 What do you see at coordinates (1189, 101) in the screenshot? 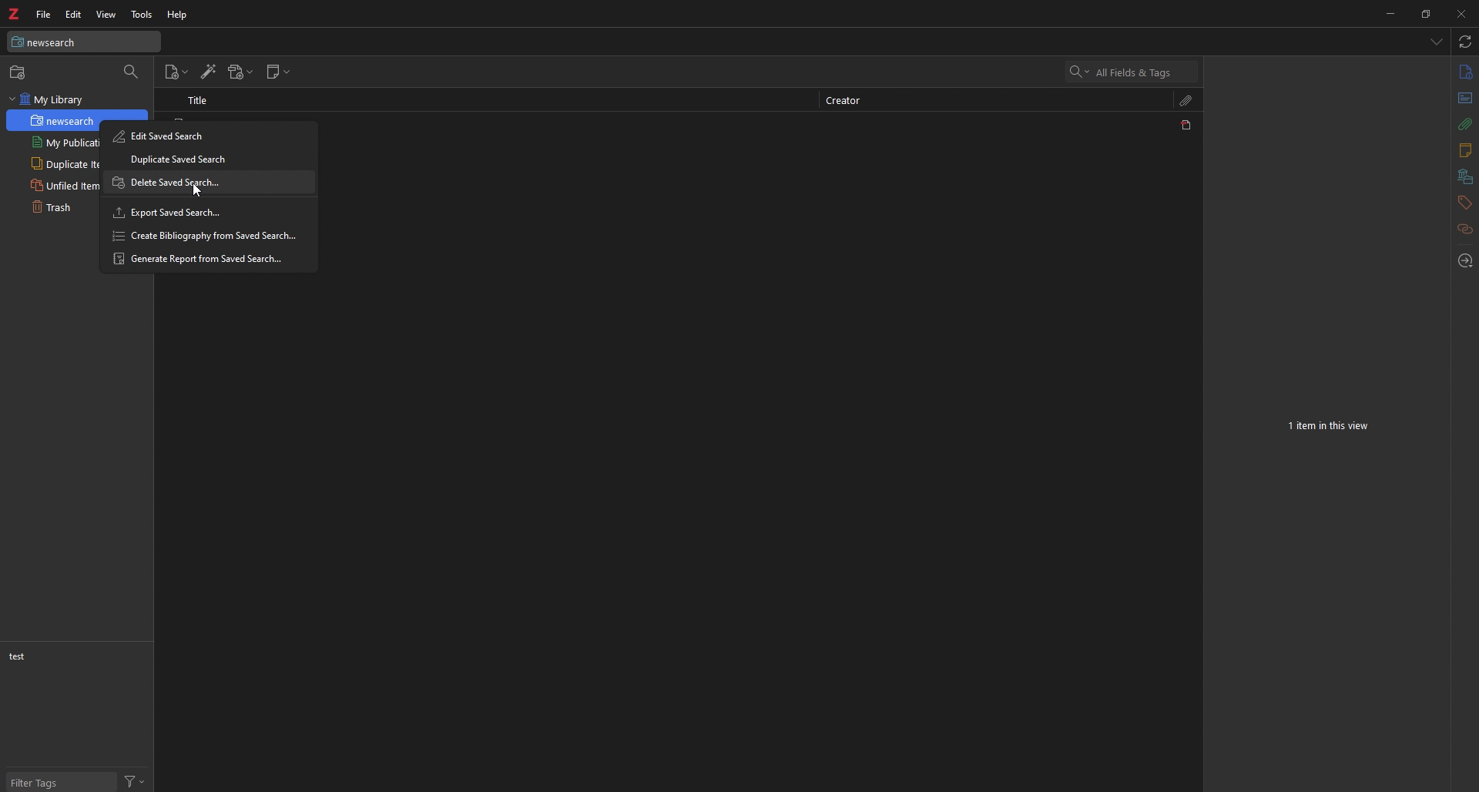
I see `Attachments` at bounding box center [1189, 101].